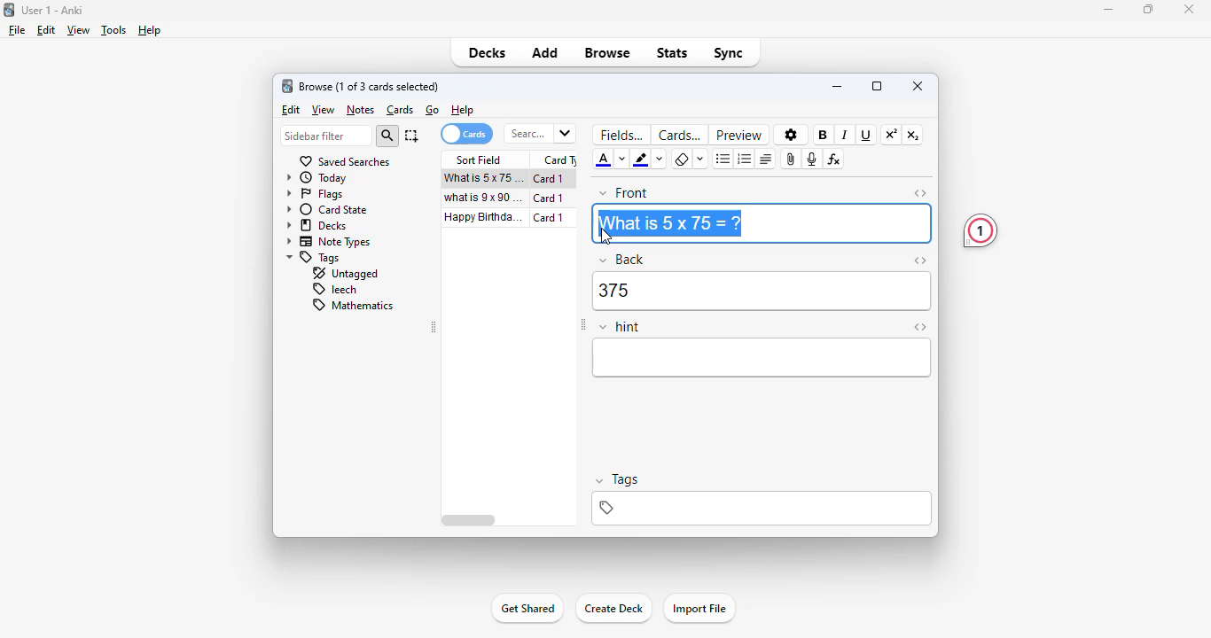 The image size is (1211, 638). I want to click on bold, so click(824, 135).